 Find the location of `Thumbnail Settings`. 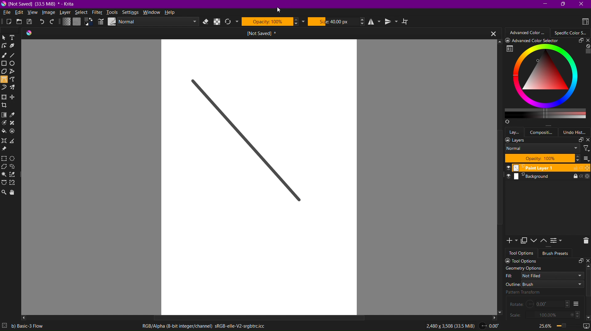

Thumbnail Settings is located at coordinates (586, 158).